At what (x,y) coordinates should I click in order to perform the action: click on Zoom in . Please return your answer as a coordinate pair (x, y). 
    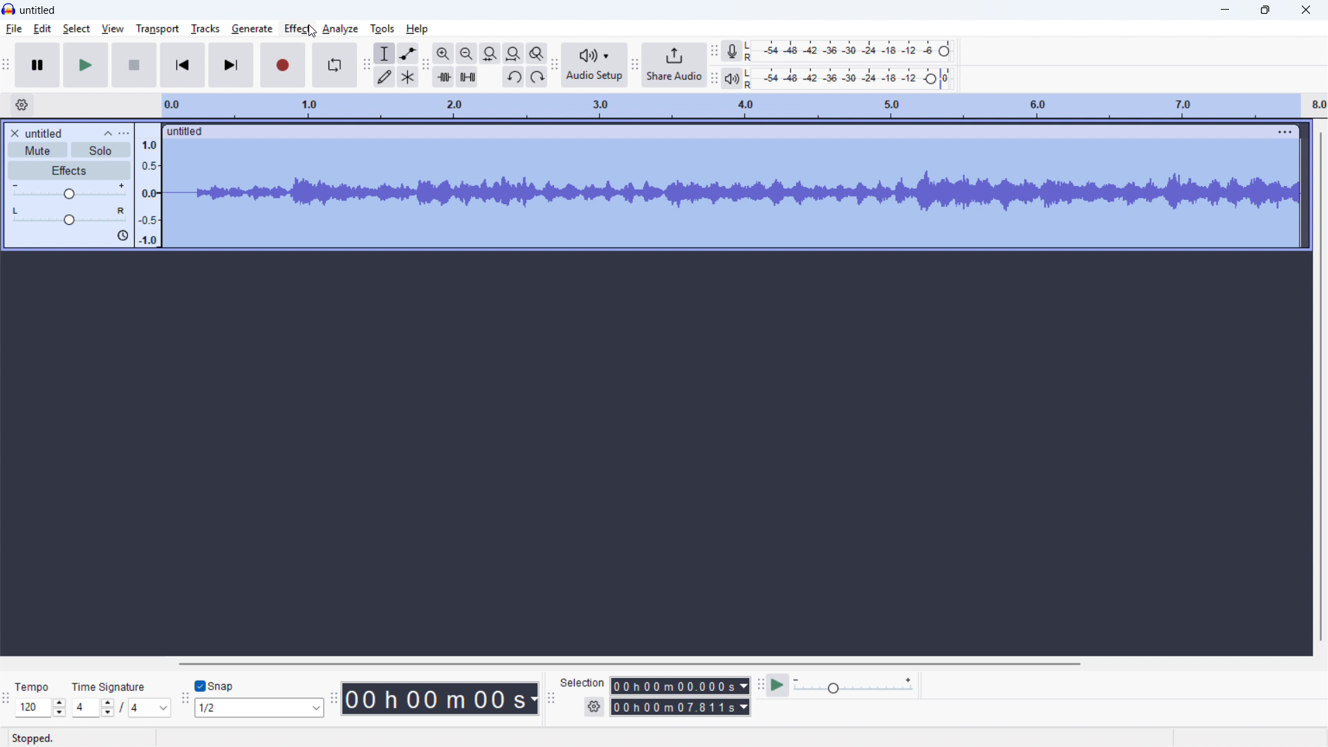
    Looking at the image, I should click on (443, 53).